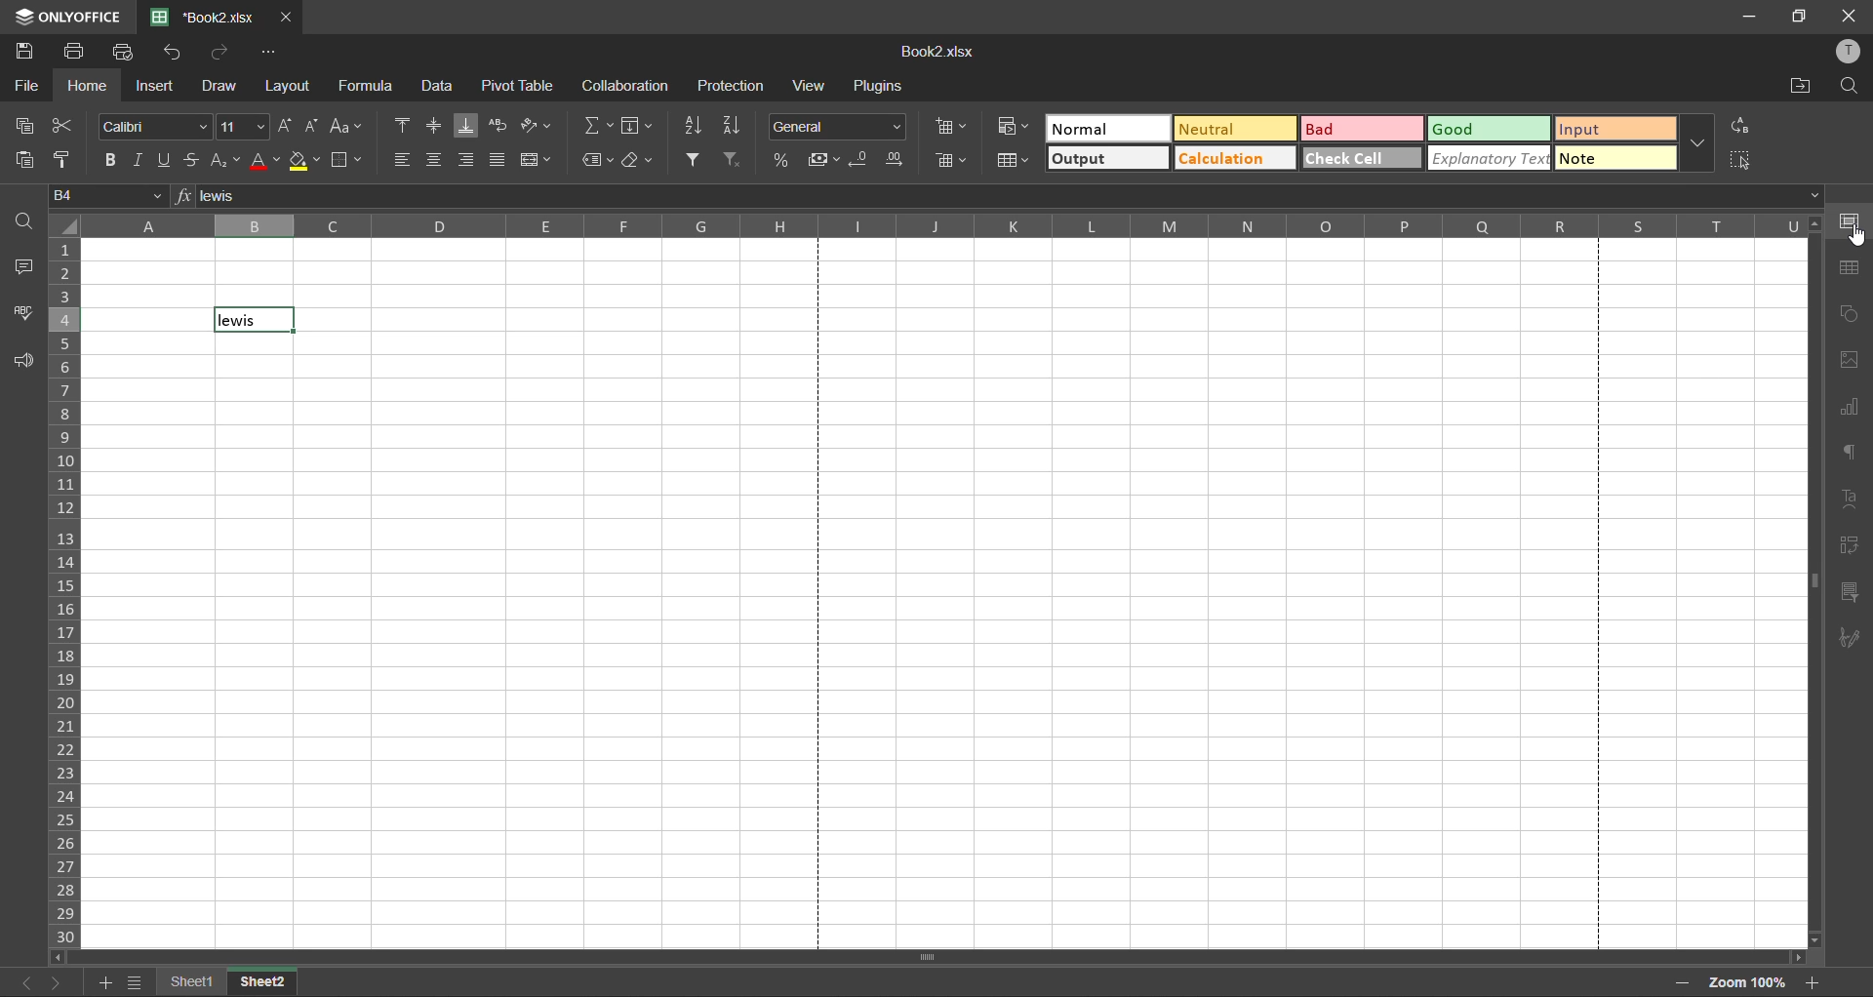  I want to click on charts, so click(1852, 413).